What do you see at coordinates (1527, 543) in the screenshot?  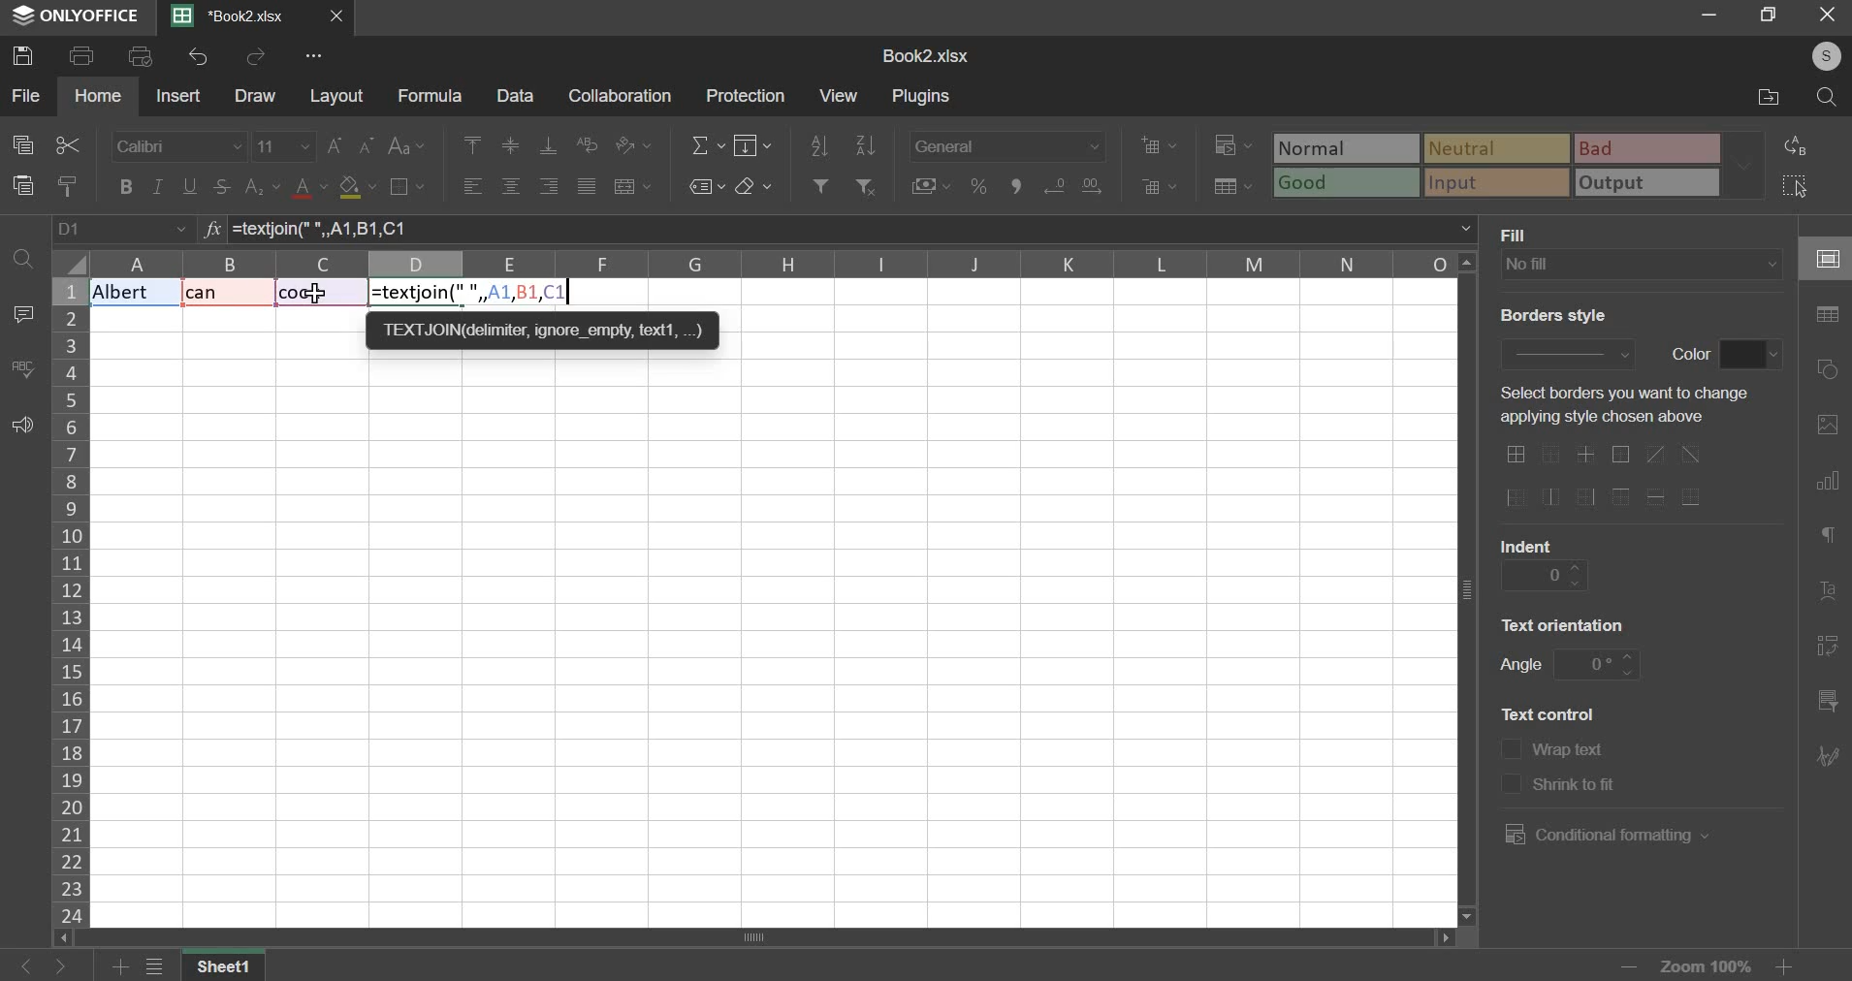 I see `text` at bounding box center [1527, 543].